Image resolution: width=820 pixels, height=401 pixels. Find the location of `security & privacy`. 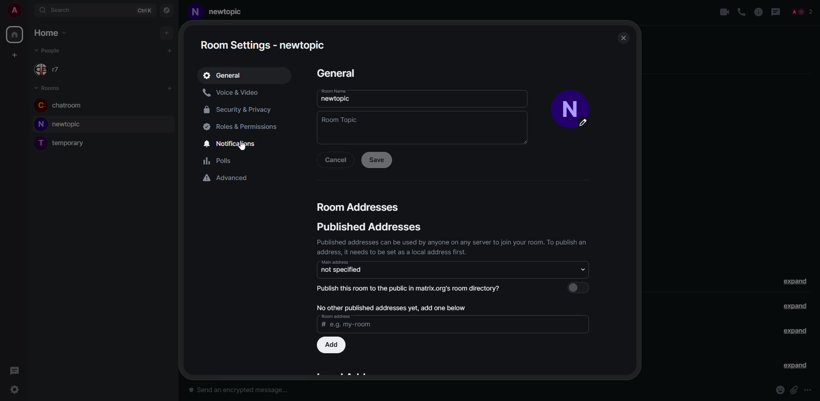

security & privacy is located at coordinates (239, 109).